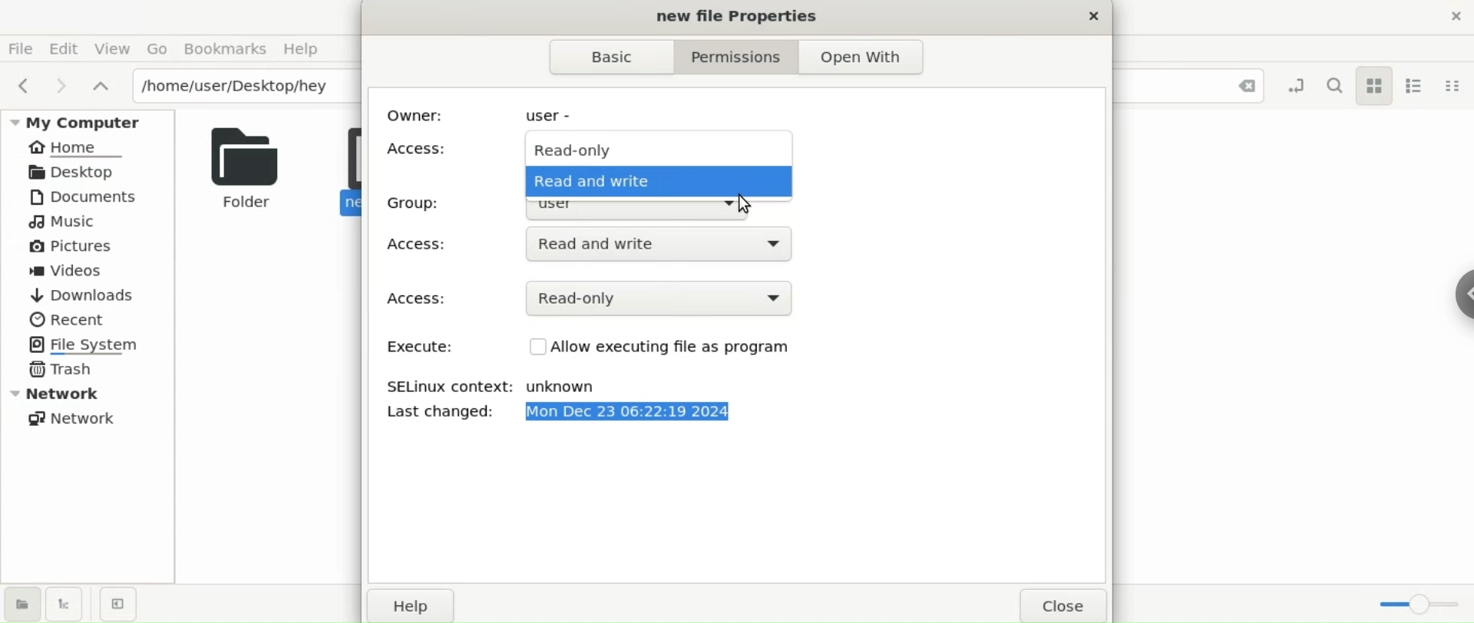  What do you see at coordinates (1338, 84) in the screenshot?
I see `search` at bounding box center [1338, 84].